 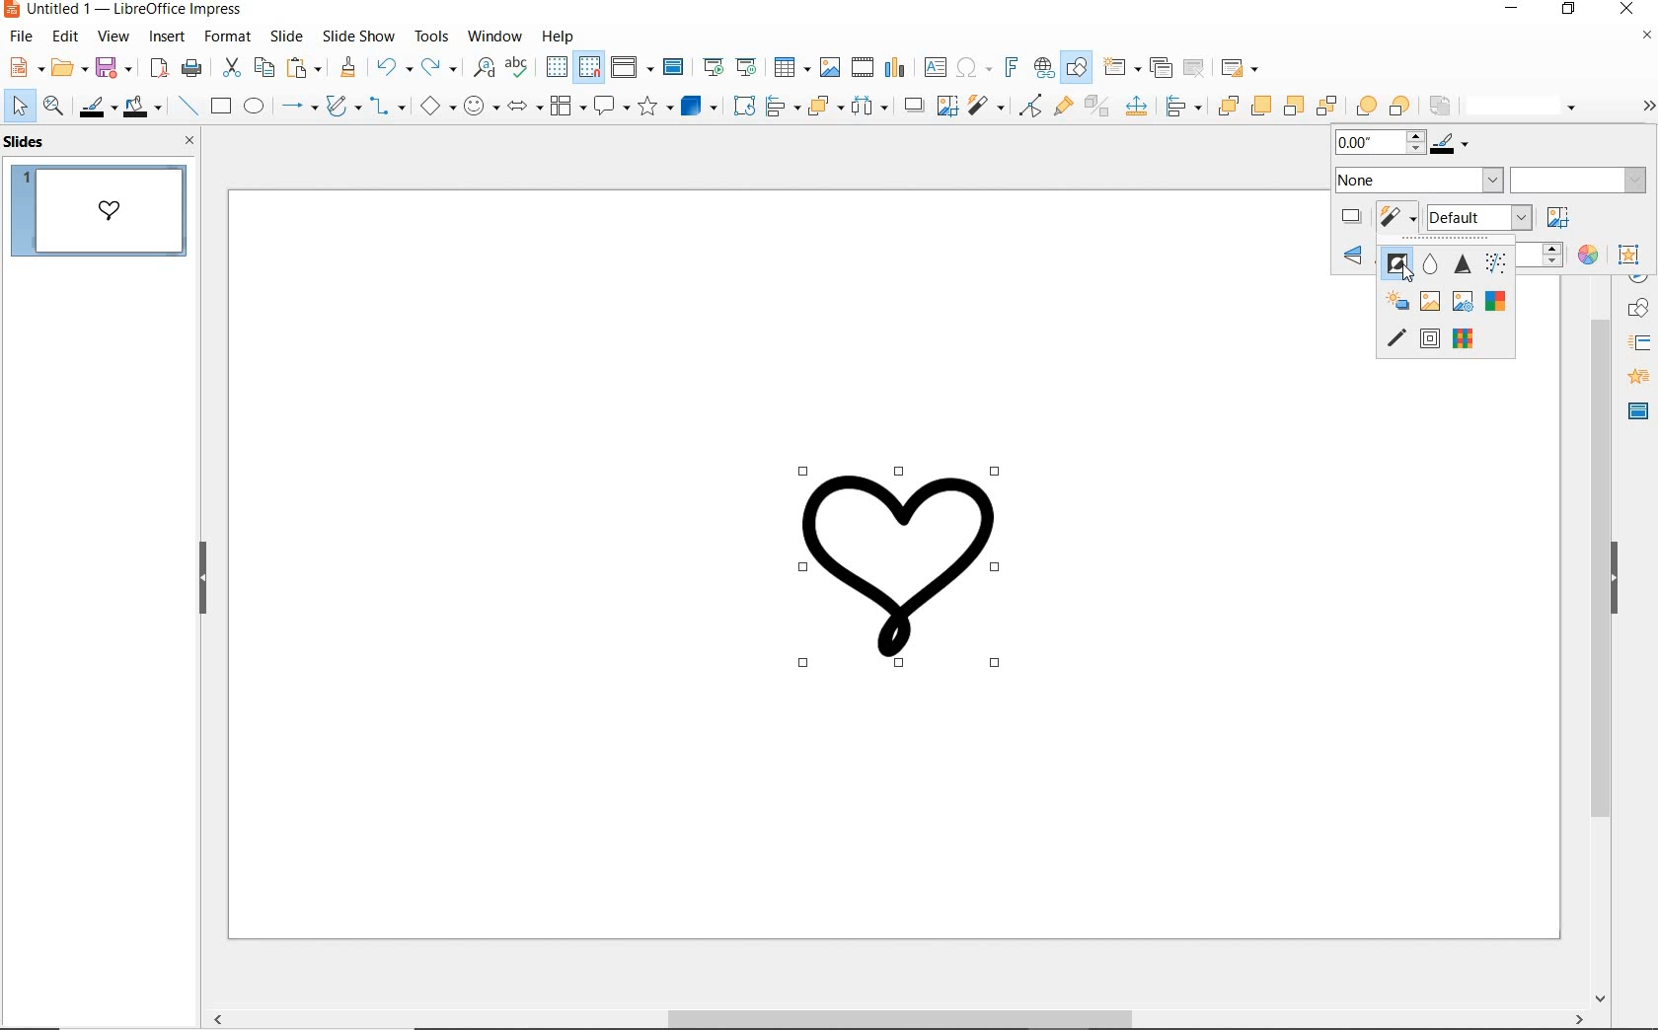 What do you see at coordinates (913, 103) in the screenshot?
I see `shadow` at bounding box center [913, 103].